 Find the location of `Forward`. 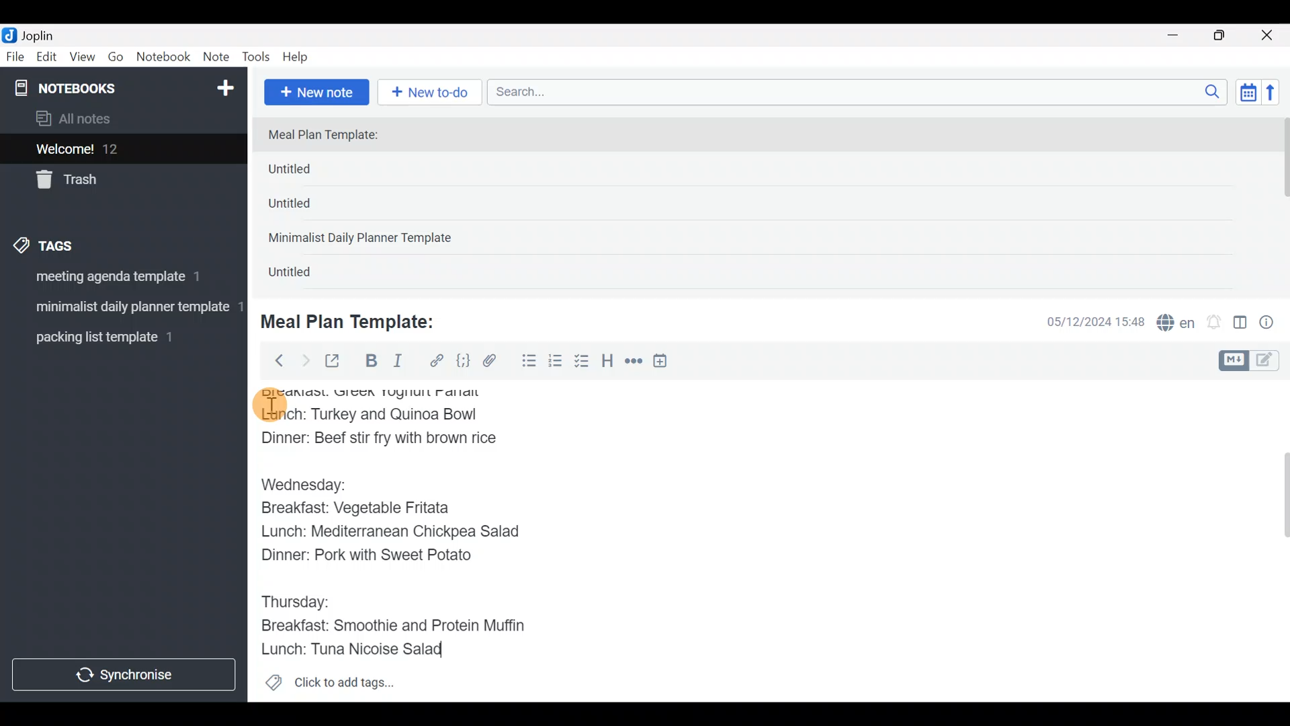

Forward is located at coordinates (305, 360).